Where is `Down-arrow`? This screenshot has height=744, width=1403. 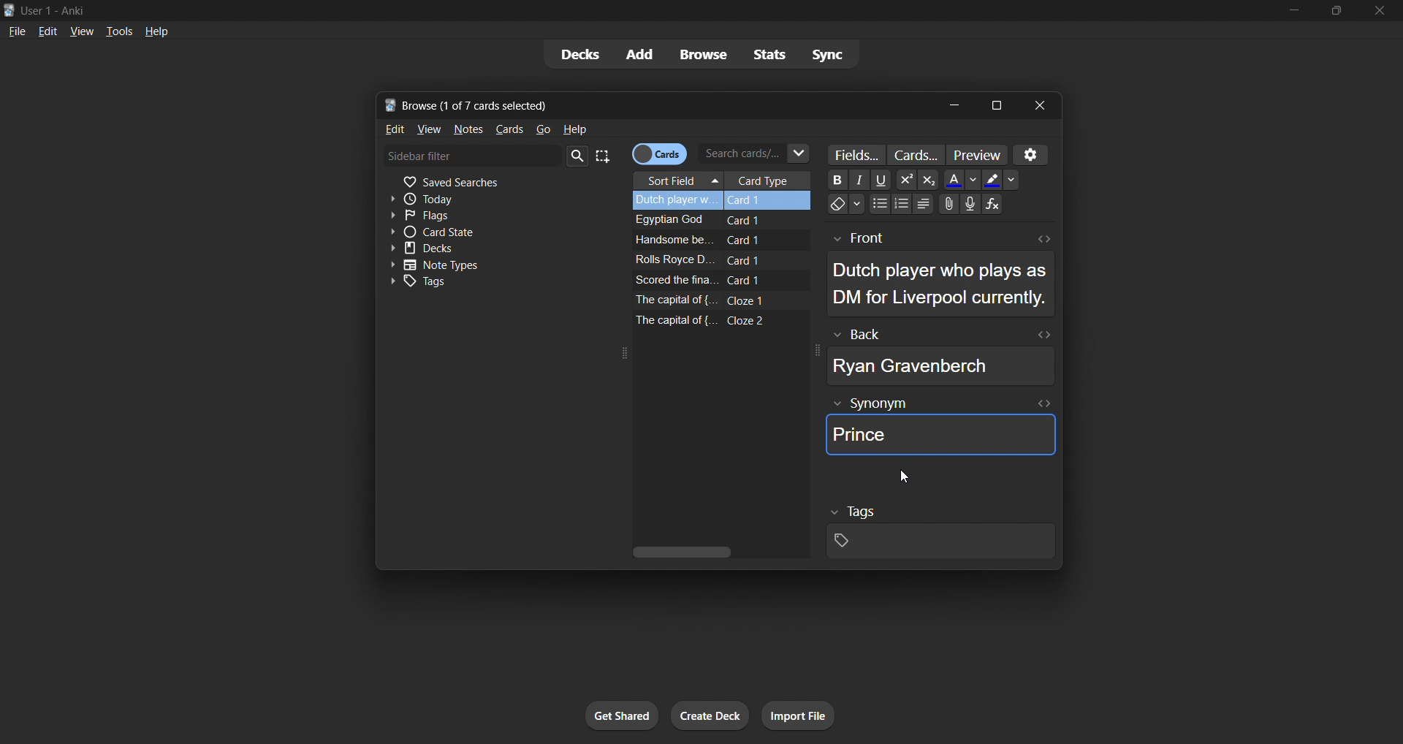 Down-arrow is located at coordinates (859, 205).